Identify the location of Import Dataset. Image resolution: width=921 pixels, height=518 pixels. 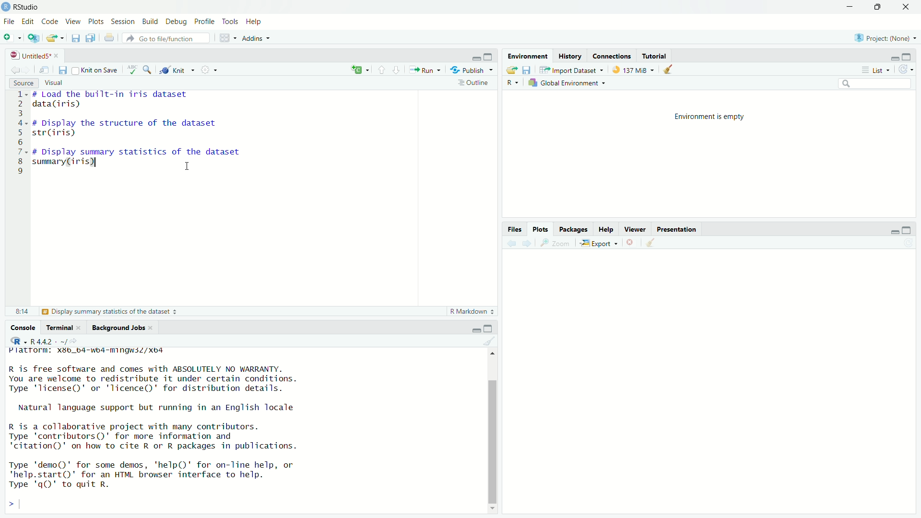
(571, 69).